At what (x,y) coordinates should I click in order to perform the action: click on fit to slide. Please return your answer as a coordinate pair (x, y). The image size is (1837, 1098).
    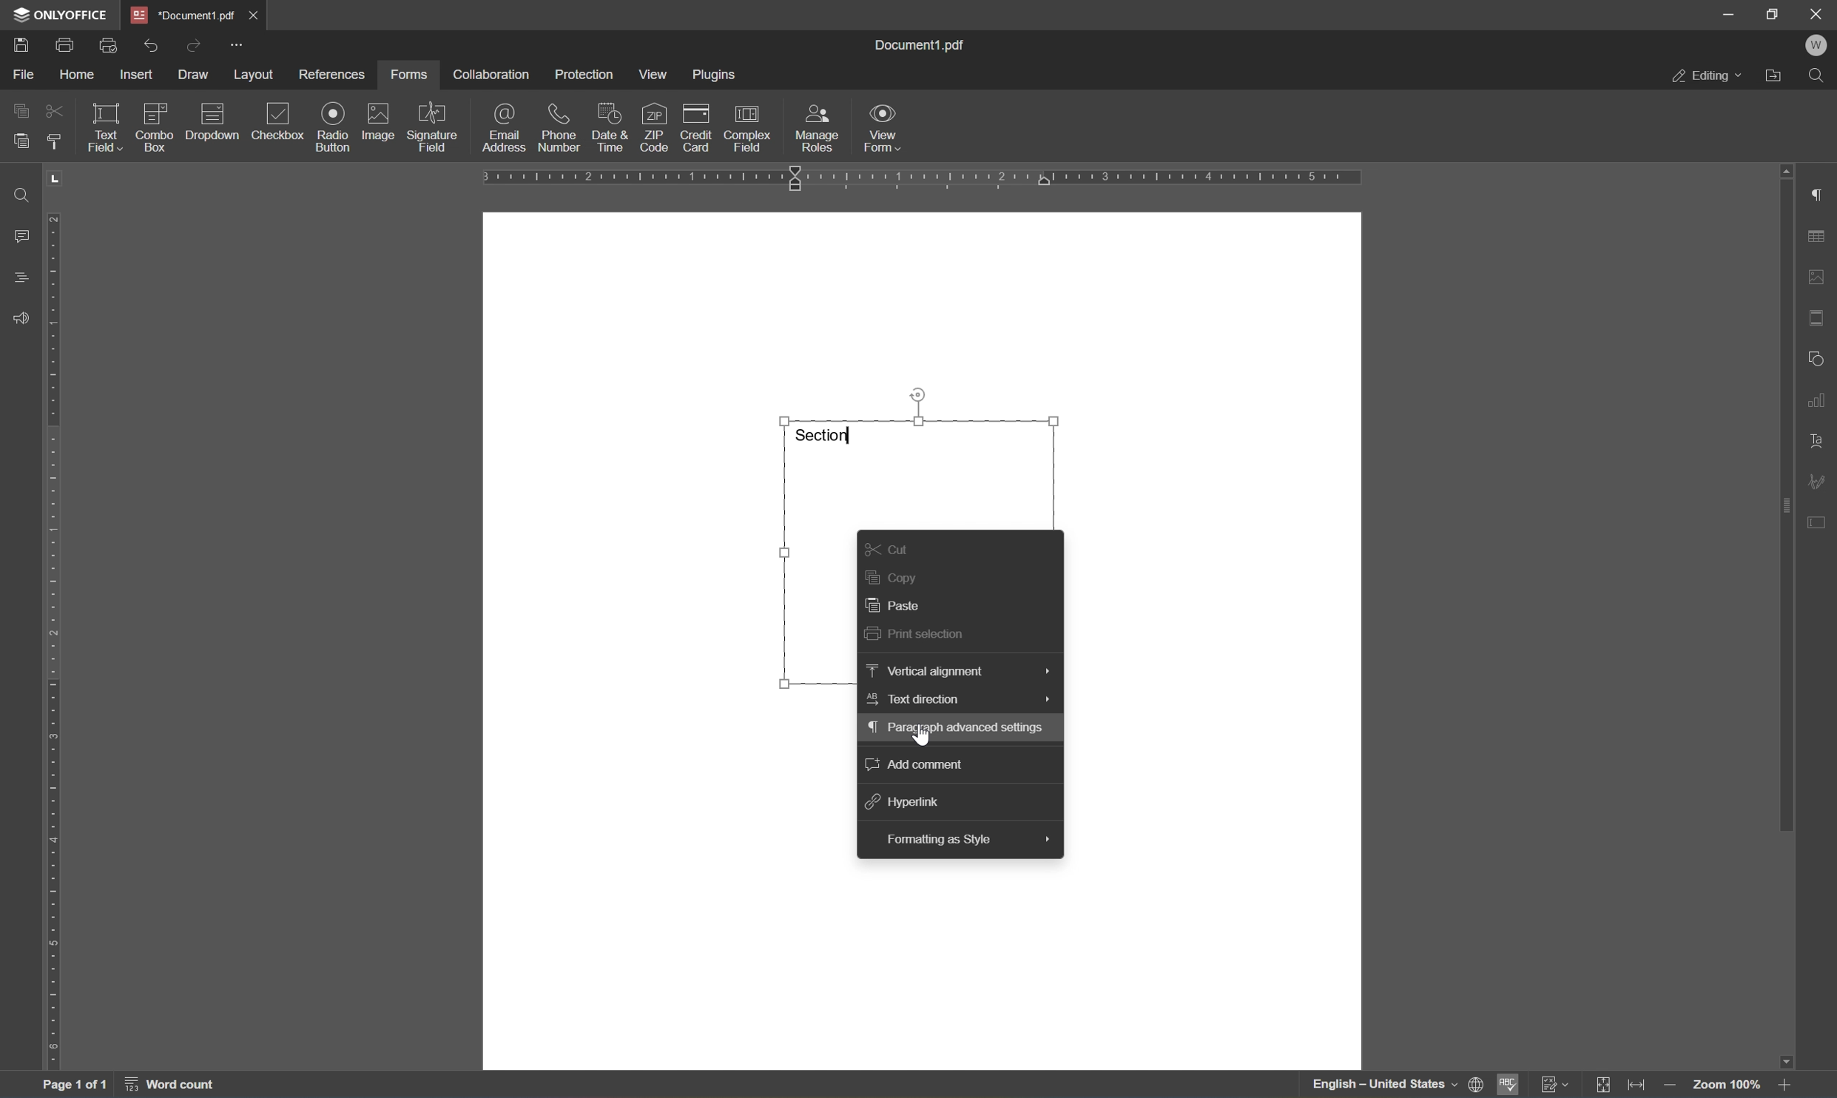
    Looking at the image, I should click on (1604, 1085).